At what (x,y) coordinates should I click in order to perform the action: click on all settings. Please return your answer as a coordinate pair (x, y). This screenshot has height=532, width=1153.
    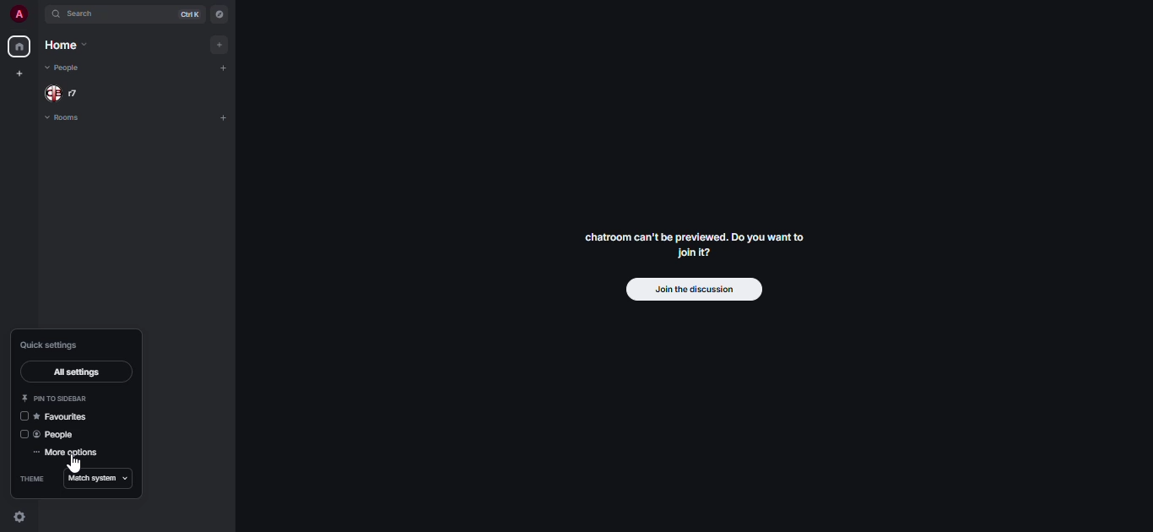
    Looking at the image, I should click on (76, 372).